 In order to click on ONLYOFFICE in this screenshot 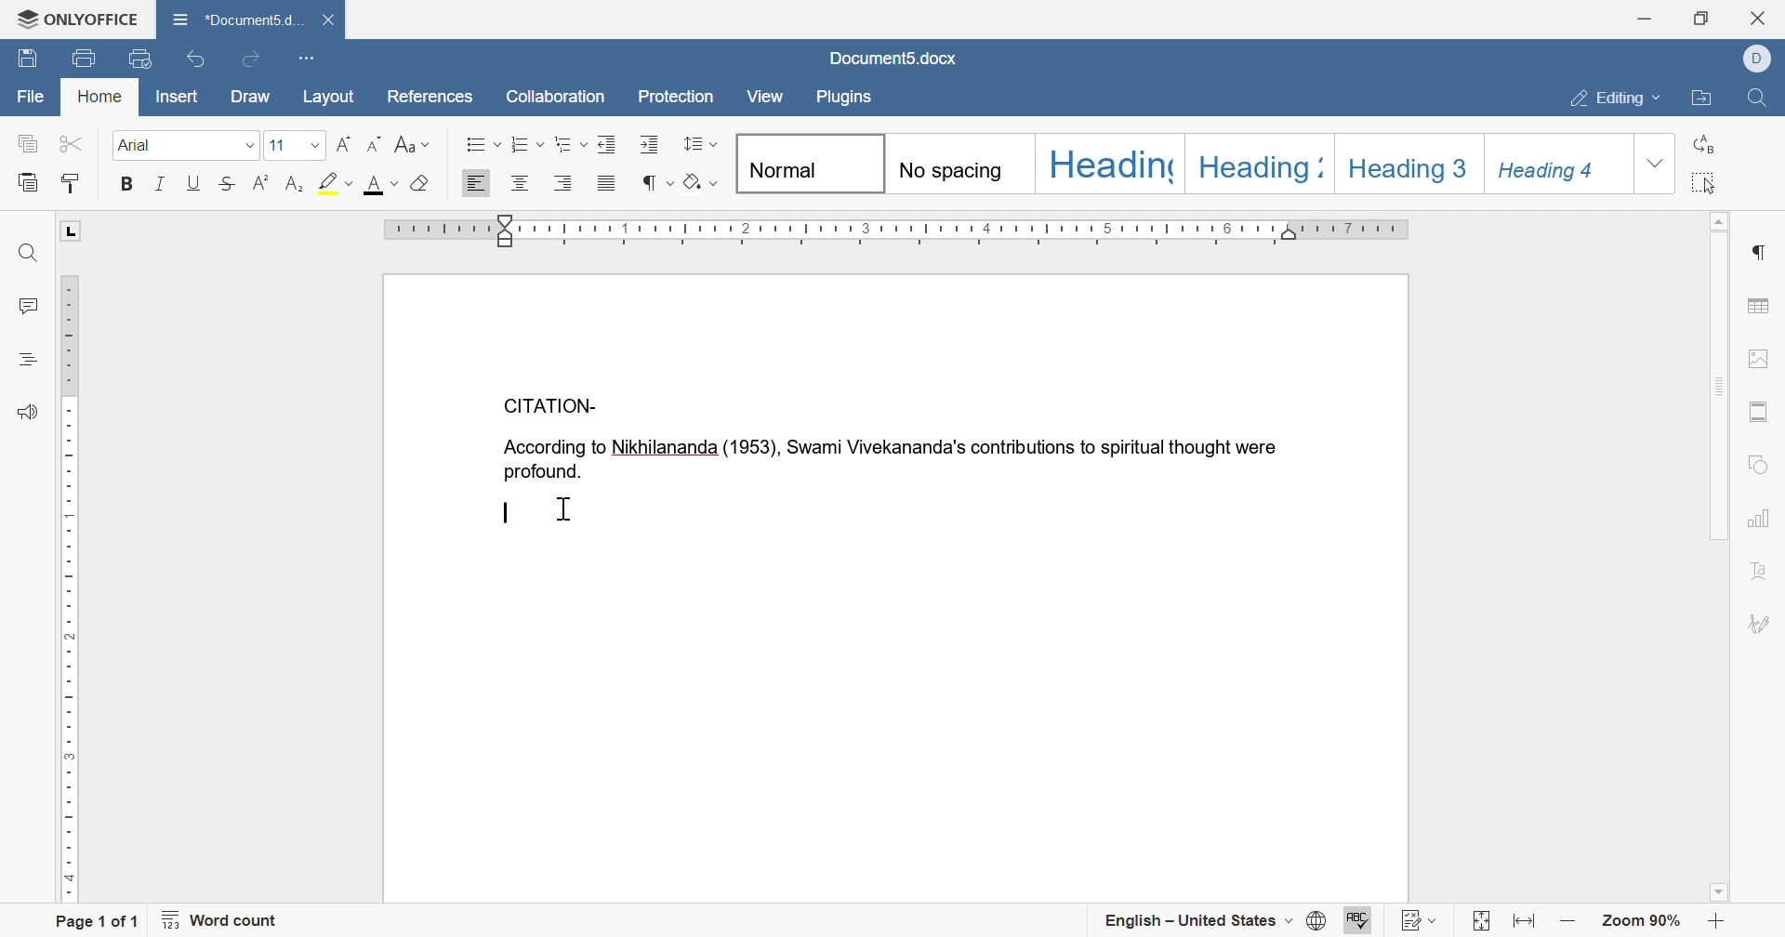, I will do `click(71, 17)`.